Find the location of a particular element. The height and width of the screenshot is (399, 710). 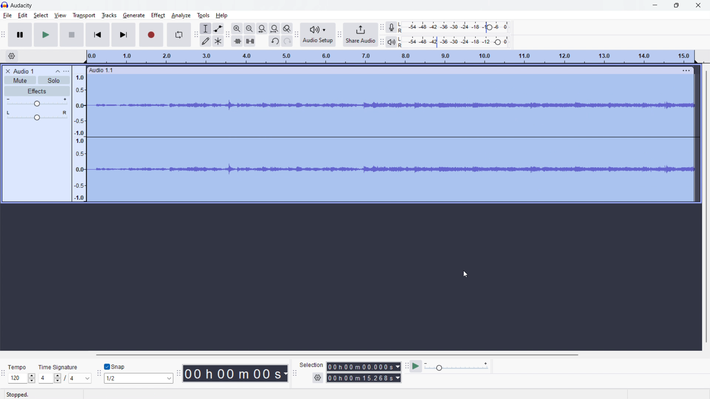

playback meter toolbar is located at coordinates (382, 42).